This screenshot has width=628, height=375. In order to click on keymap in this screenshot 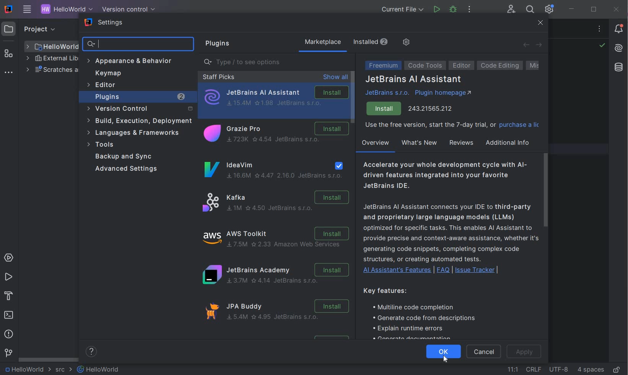, I will do `click(108, 73)`.